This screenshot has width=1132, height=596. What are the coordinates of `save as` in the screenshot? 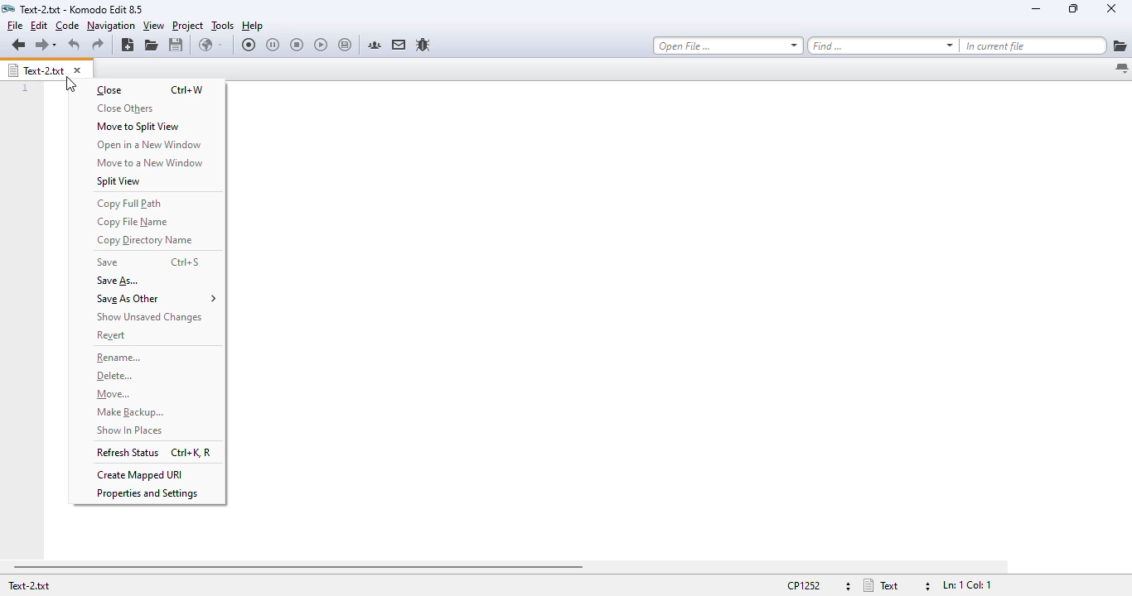 It's located at (119, 281).